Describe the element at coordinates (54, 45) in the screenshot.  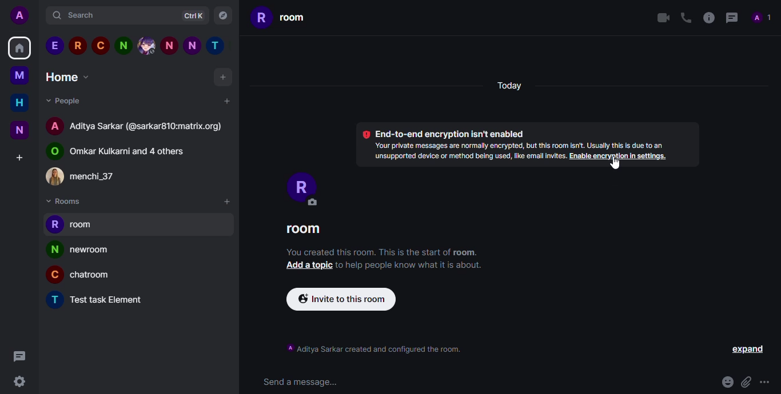
I see `contact shortcut` at that location.